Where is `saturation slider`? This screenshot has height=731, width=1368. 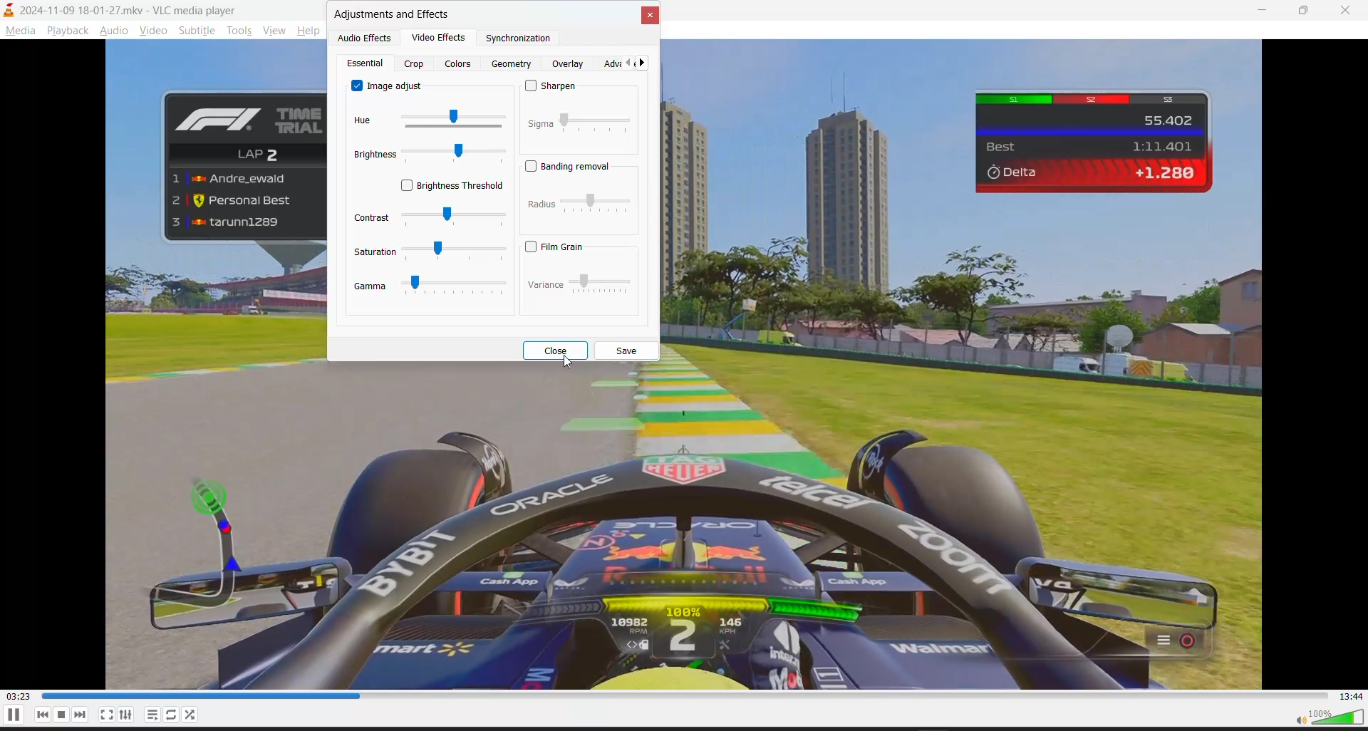
saturation slider is located at coordinates (456, 252).